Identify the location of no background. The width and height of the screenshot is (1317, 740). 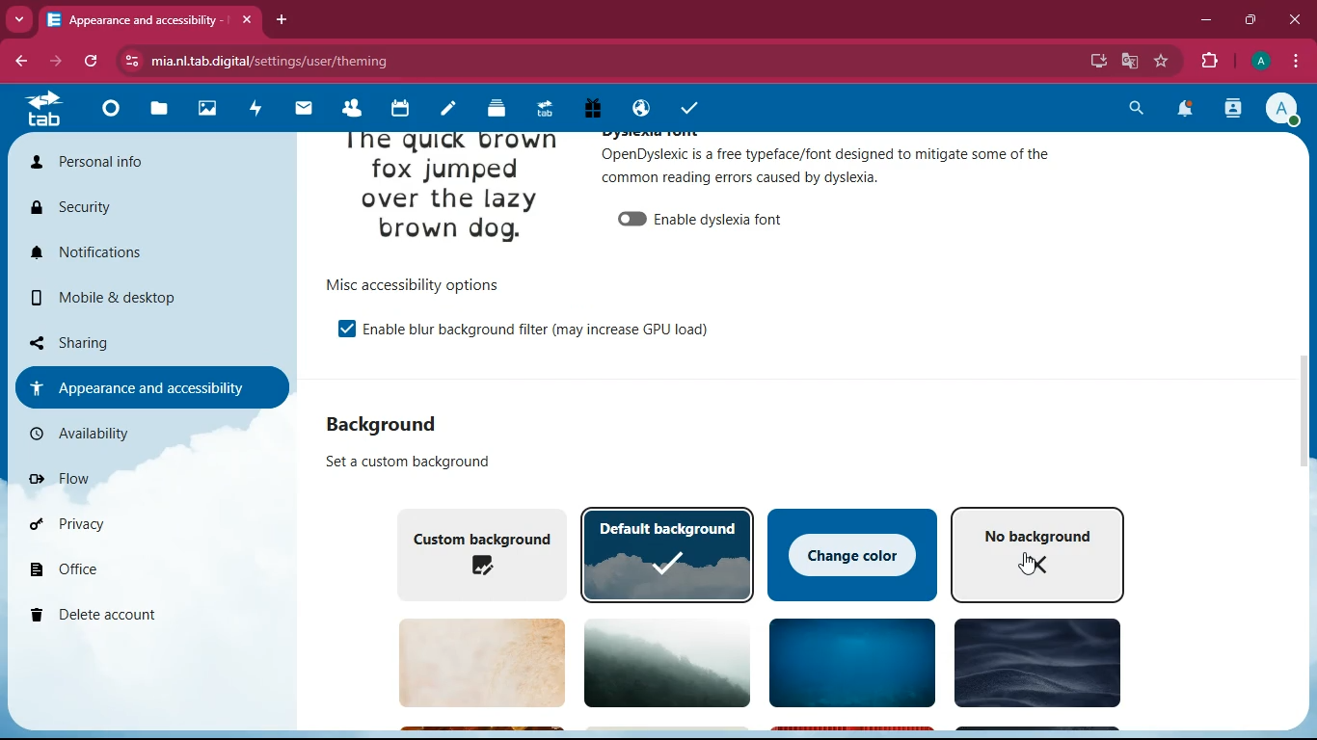
(1038, 553).